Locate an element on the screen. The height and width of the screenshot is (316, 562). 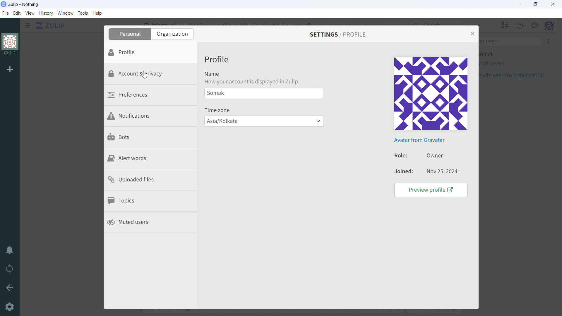
Cursor is located at coordinates (146, 75).